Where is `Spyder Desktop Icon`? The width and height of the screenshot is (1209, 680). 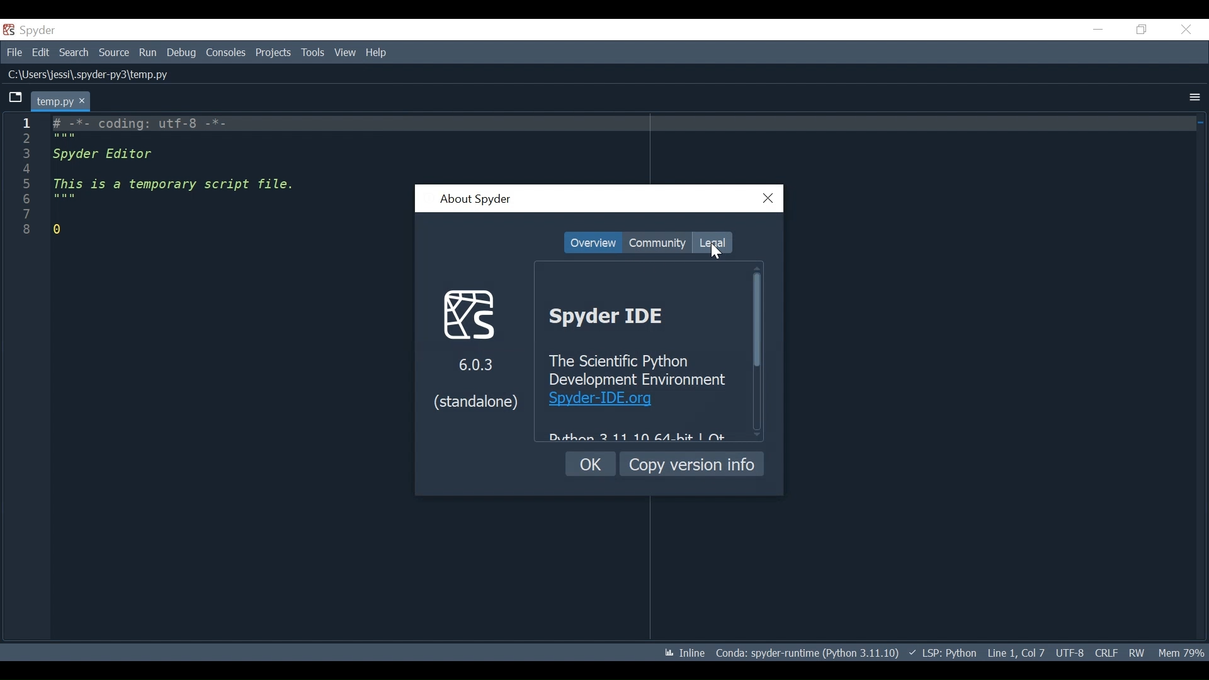
Spyder Desktop Icon is located at coordinates (32, 30).